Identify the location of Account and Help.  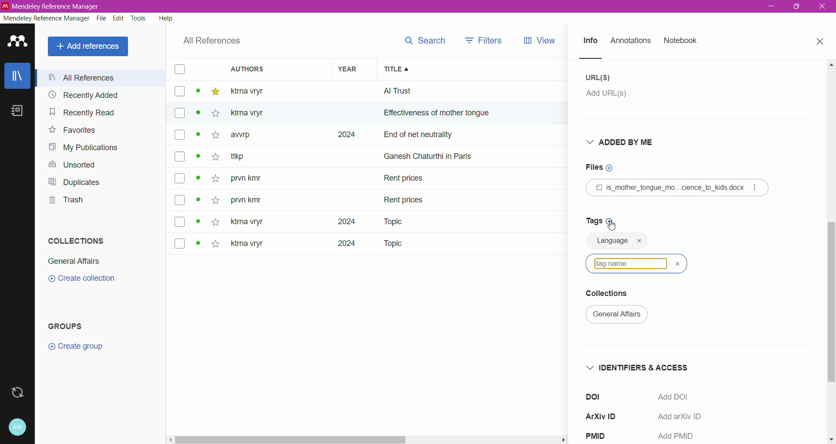
(18, 427).